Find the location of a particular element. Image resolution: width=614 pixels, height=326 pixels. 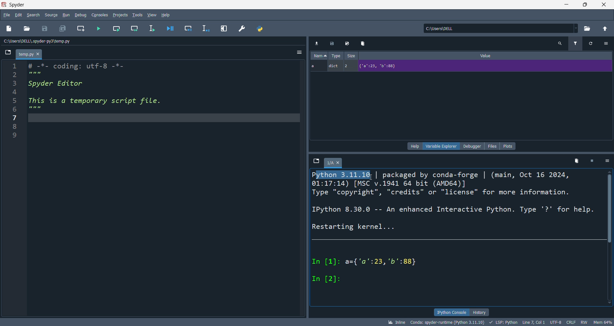

run file is located at coordinates (99, 28).